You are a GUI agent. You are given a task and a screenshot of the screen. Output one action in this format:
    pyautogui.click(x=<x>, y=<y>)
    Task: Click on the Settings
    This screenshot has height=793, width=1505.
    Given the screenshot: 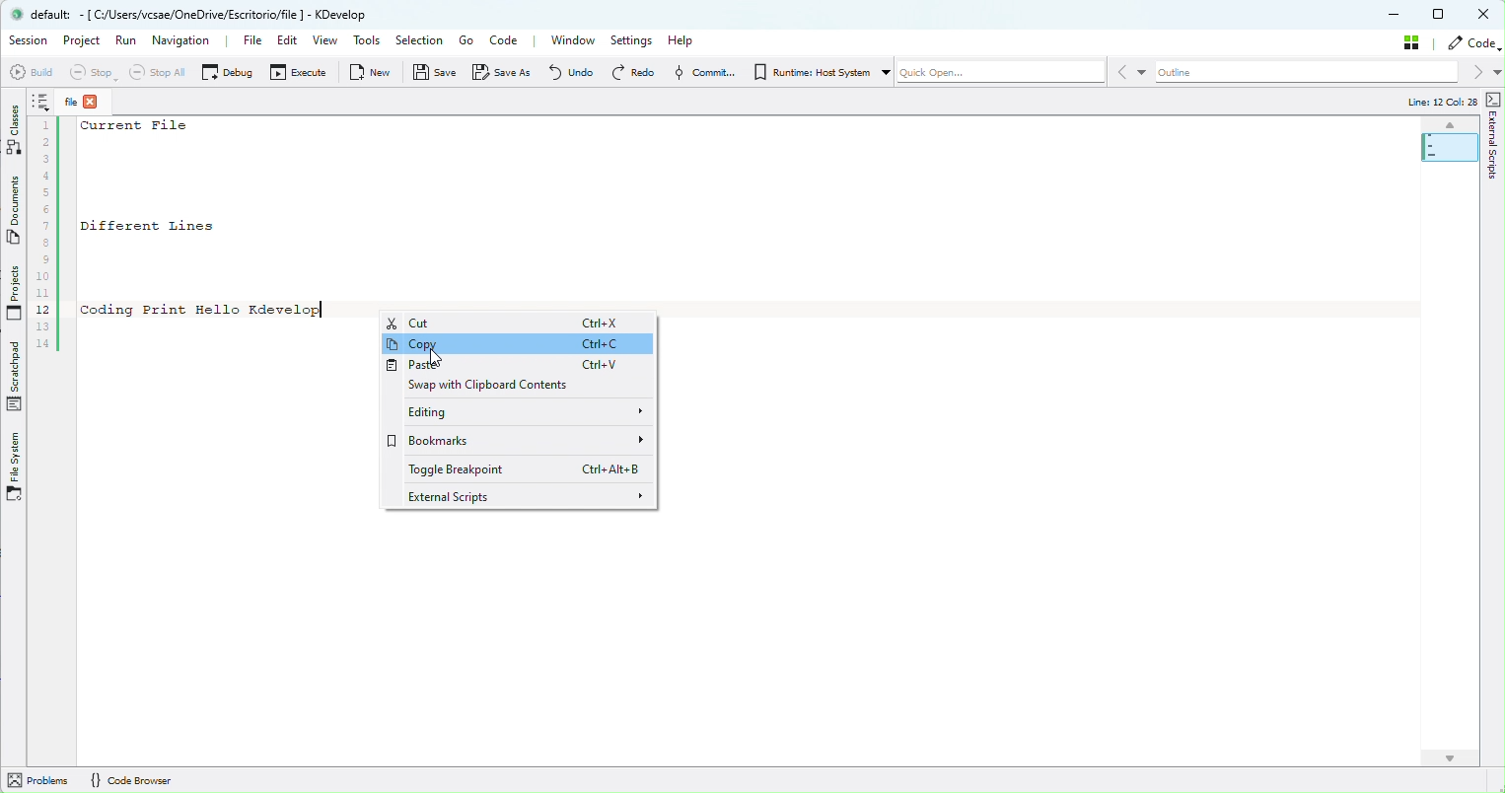 What is the action you would take?
    pyautogui.click(x=631, y=41)
    